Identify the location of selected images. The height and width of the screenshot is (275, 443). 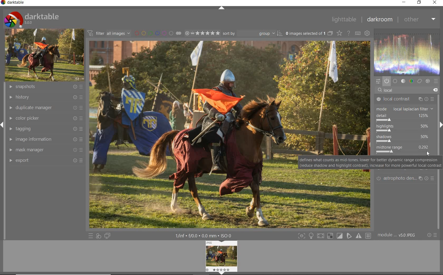
(309, 33).